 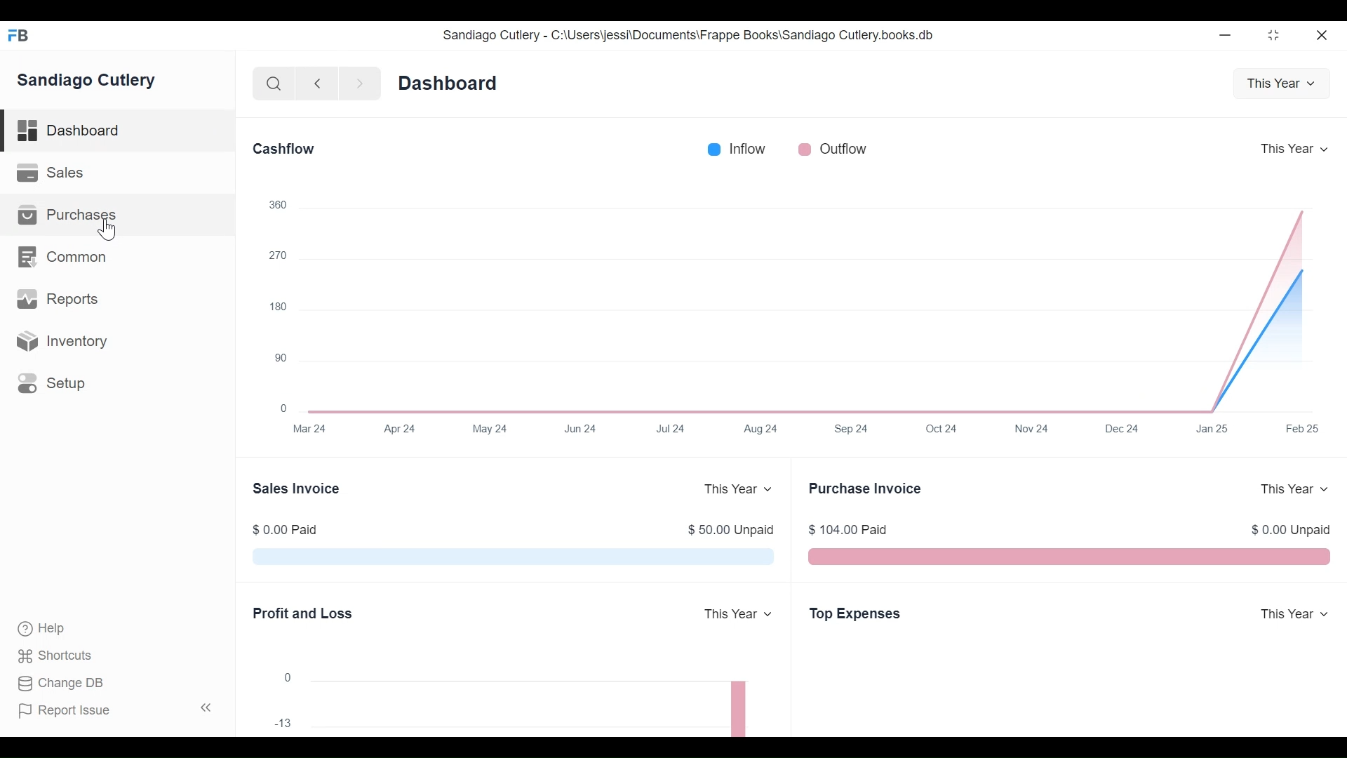 I want to click on Dec 24, so click(x=1126, y=429).